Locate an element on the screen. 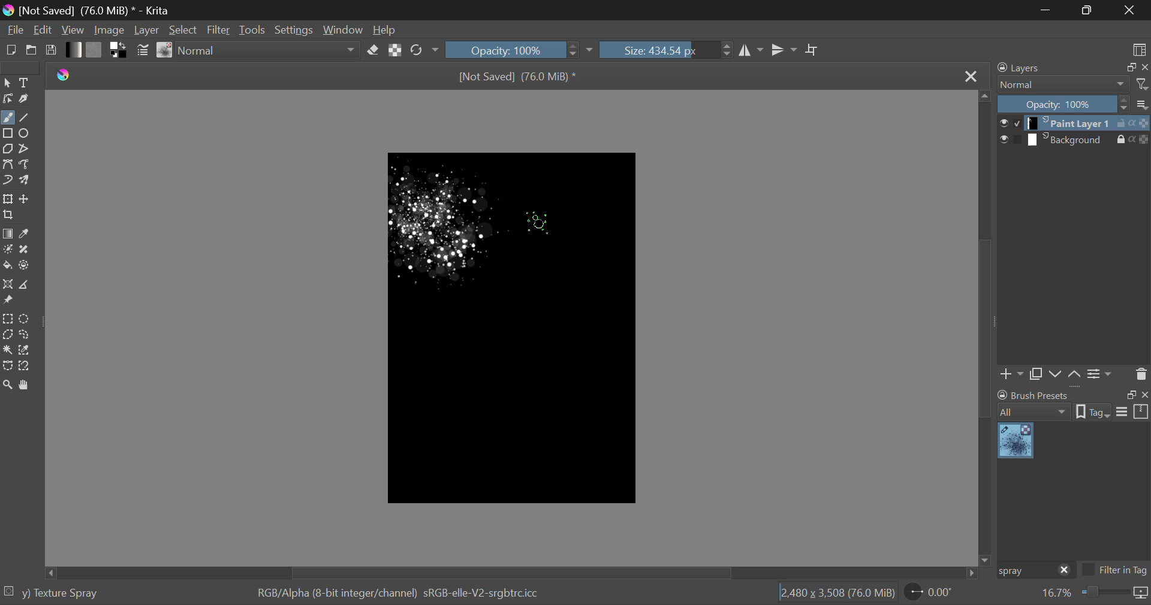  checkbox is located at coordinates (1010, 140).